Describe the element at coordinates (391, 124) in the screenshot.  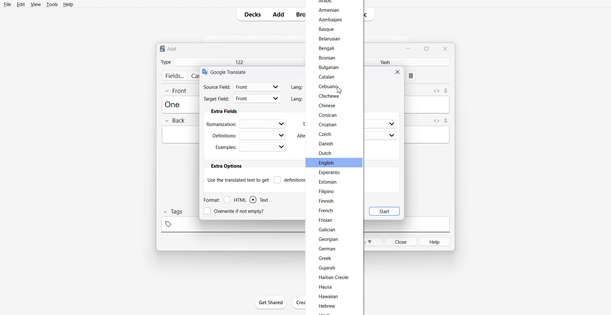
I see `dropdown` at that location.